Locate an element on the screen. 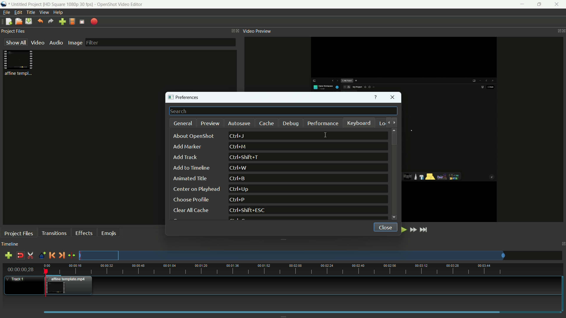  undo is located at coordinates (40, 21).